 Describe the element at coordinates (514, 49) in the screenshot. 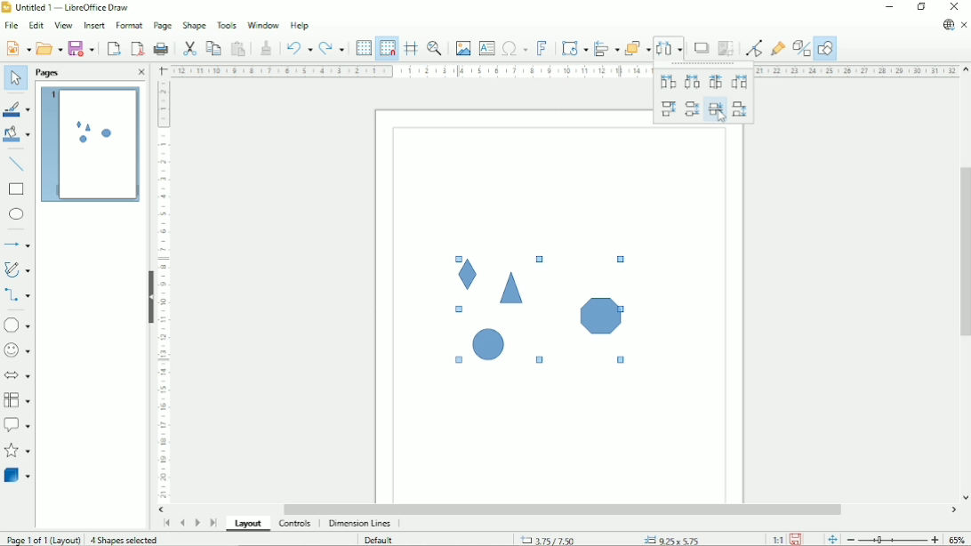

I see `Insert special characters` at that location.